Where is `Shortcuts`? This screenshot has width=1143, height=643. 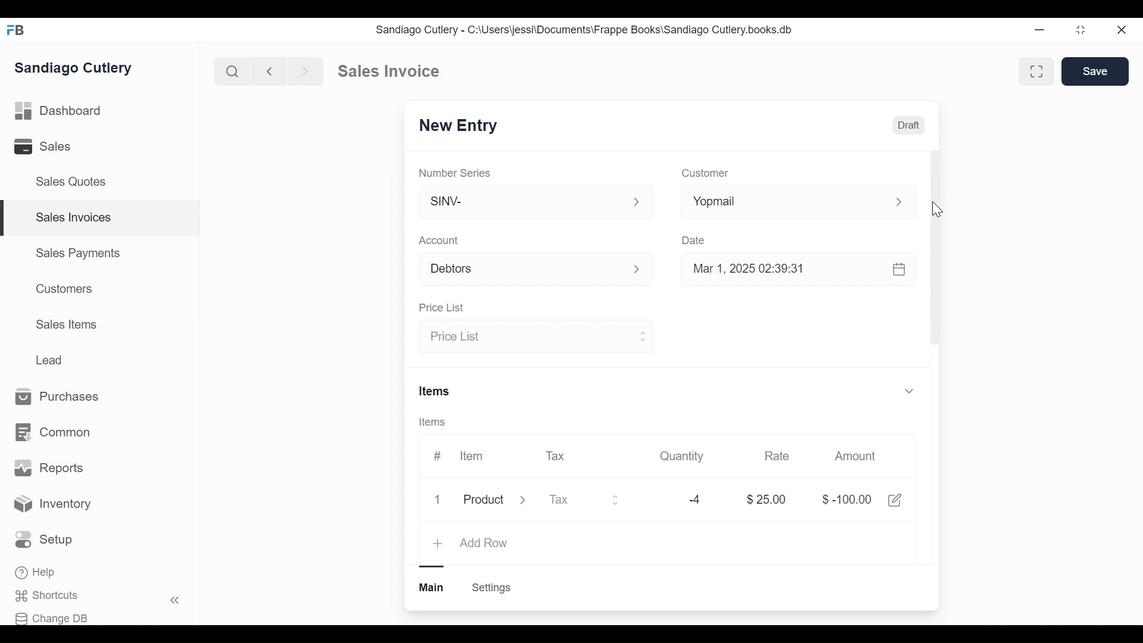 Shortcuts is located at coordinates (45, 595).